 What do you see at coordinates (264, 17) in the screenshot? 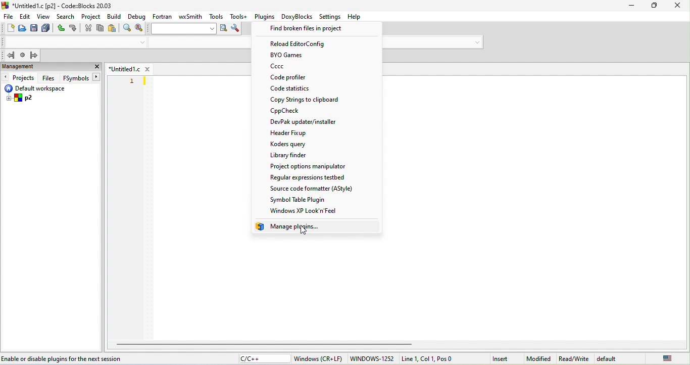
I see `plugins` at bounding box center [264, 17].